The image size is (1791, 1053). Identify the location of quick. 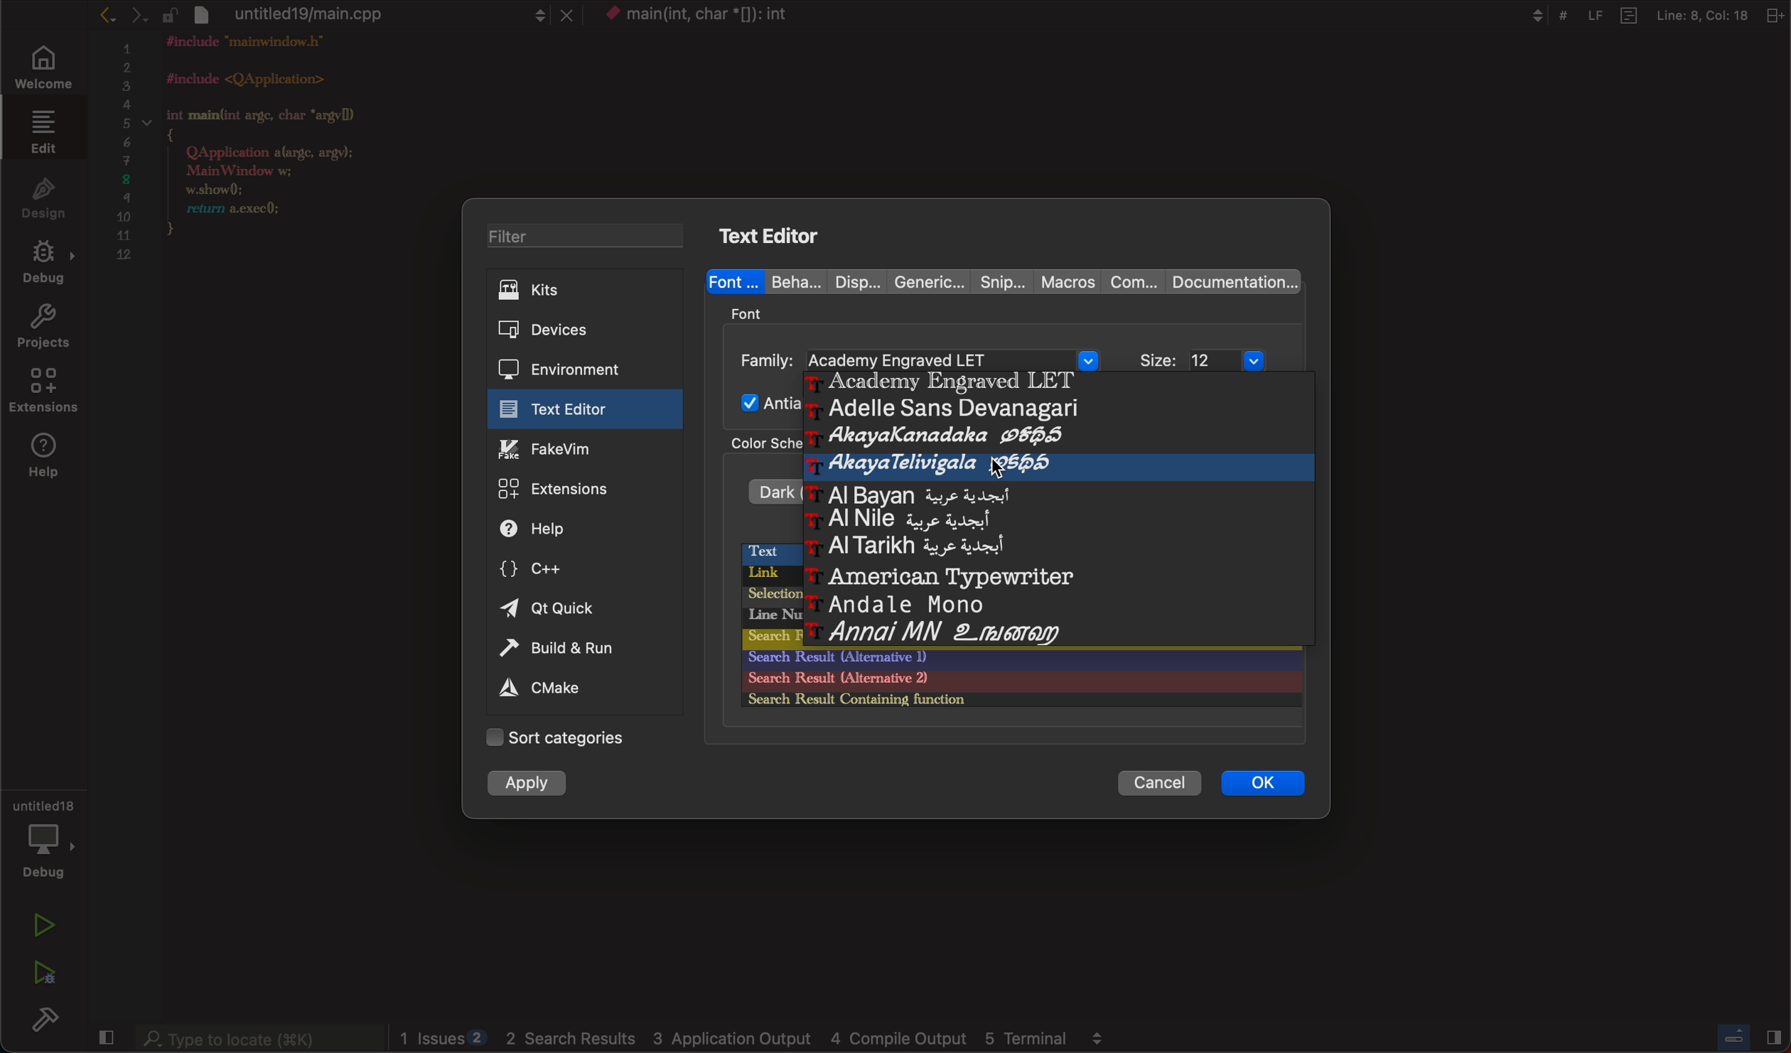
(553, 609).